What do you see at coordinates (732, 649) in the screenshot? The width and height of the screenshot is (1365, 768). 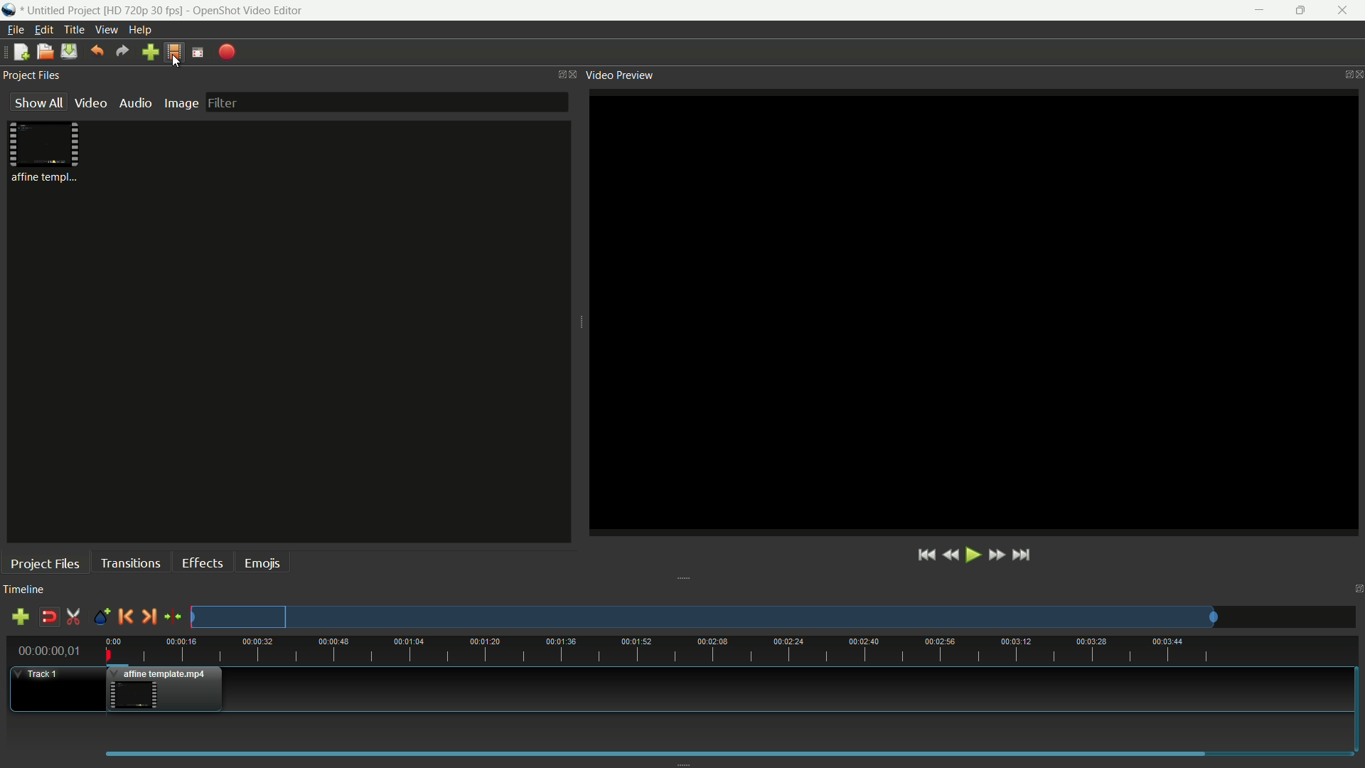 I see `time` at bounding box center [732, 649].